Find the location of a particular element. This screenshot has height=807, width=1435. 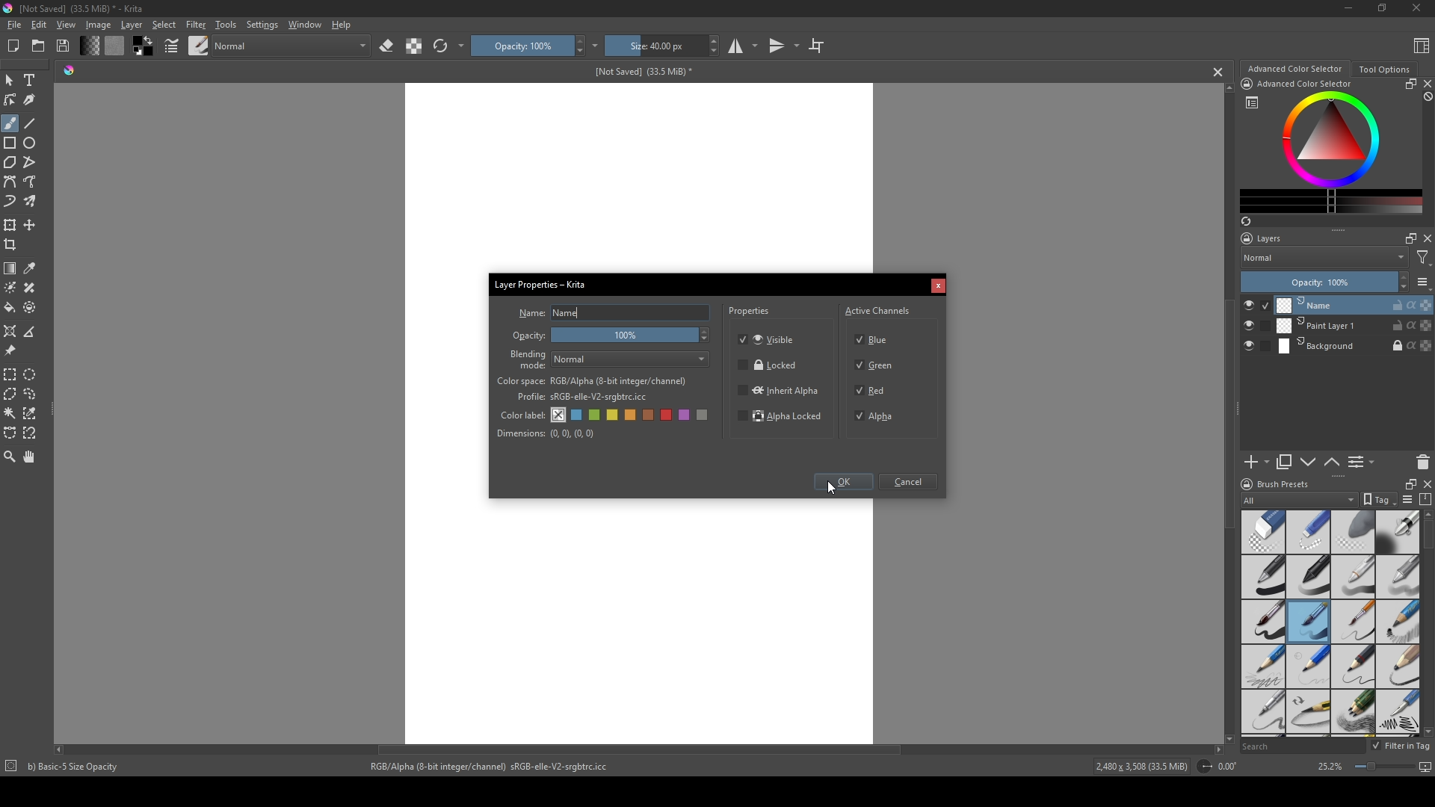

line is located at coordinates (31, 123).